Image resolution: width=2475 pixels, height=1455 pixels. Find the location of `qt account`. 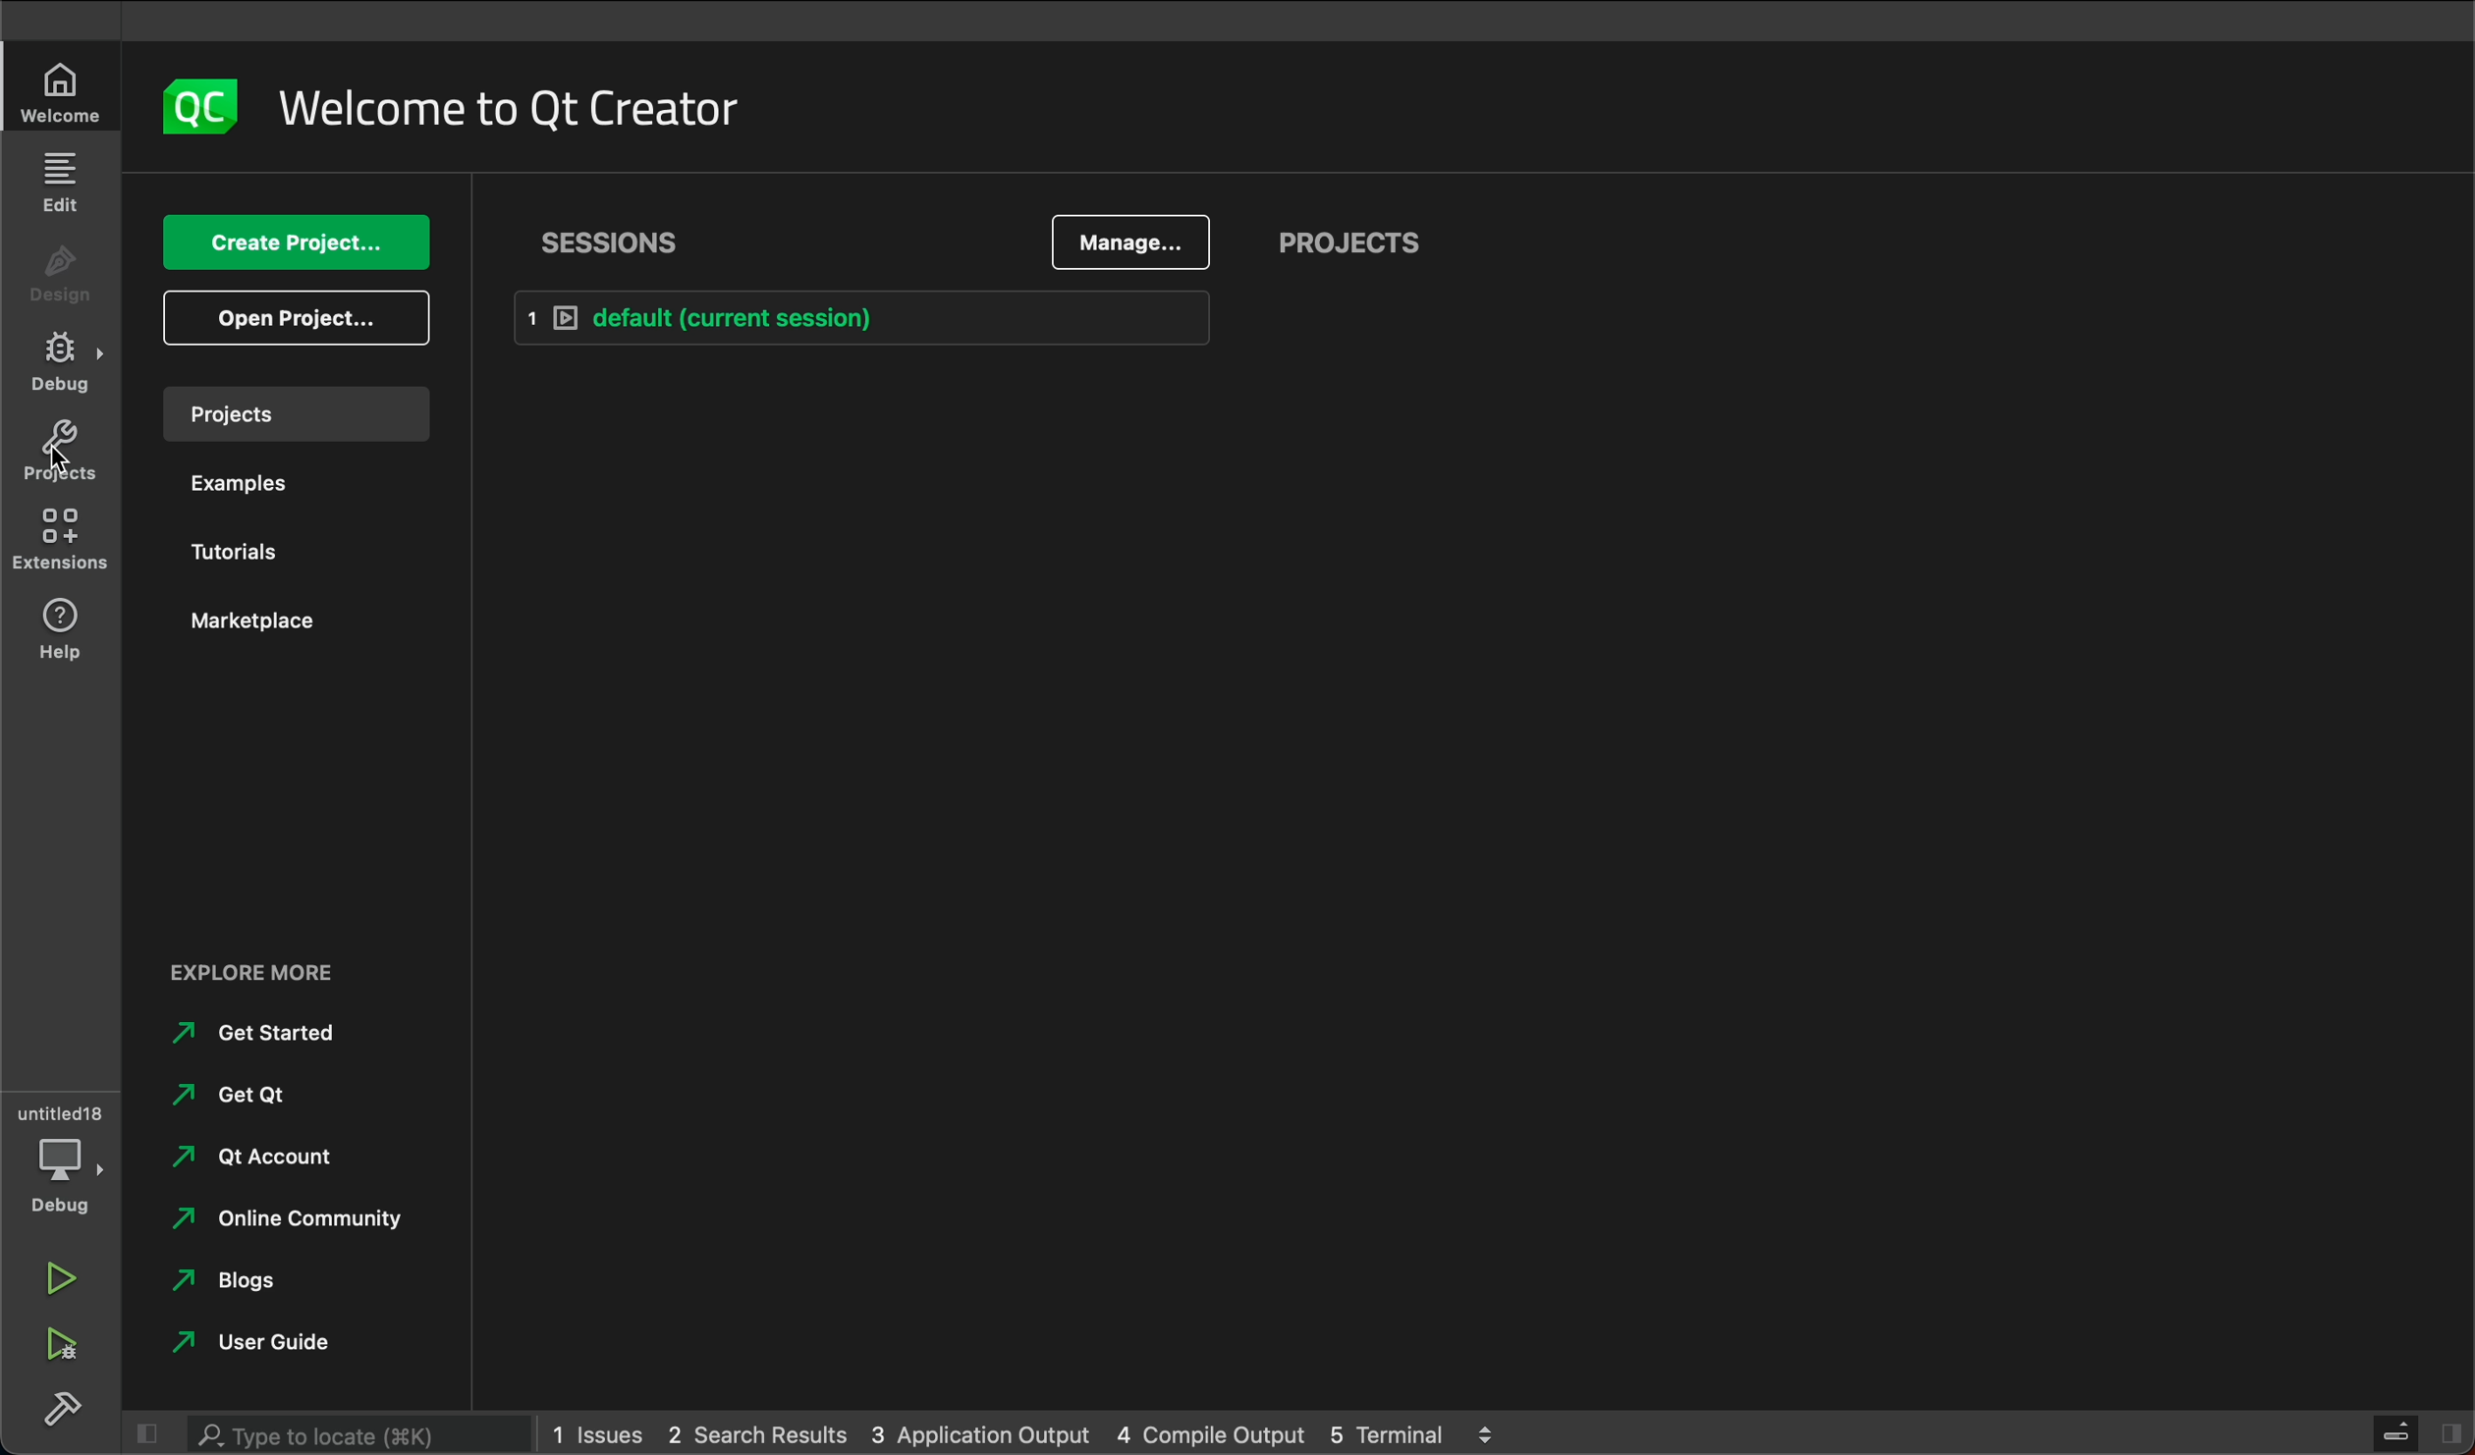

qt account is located at coordinates (273, 1159).